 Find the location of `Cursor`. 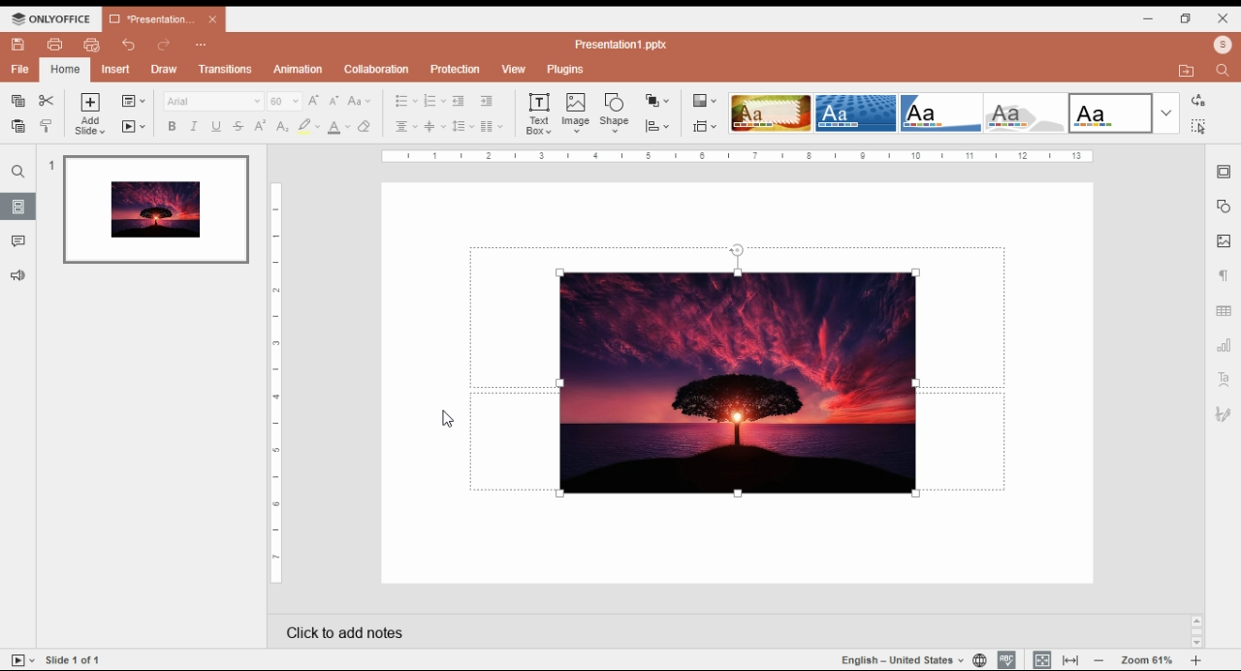

Cursor is located at coordinates (578, 124).